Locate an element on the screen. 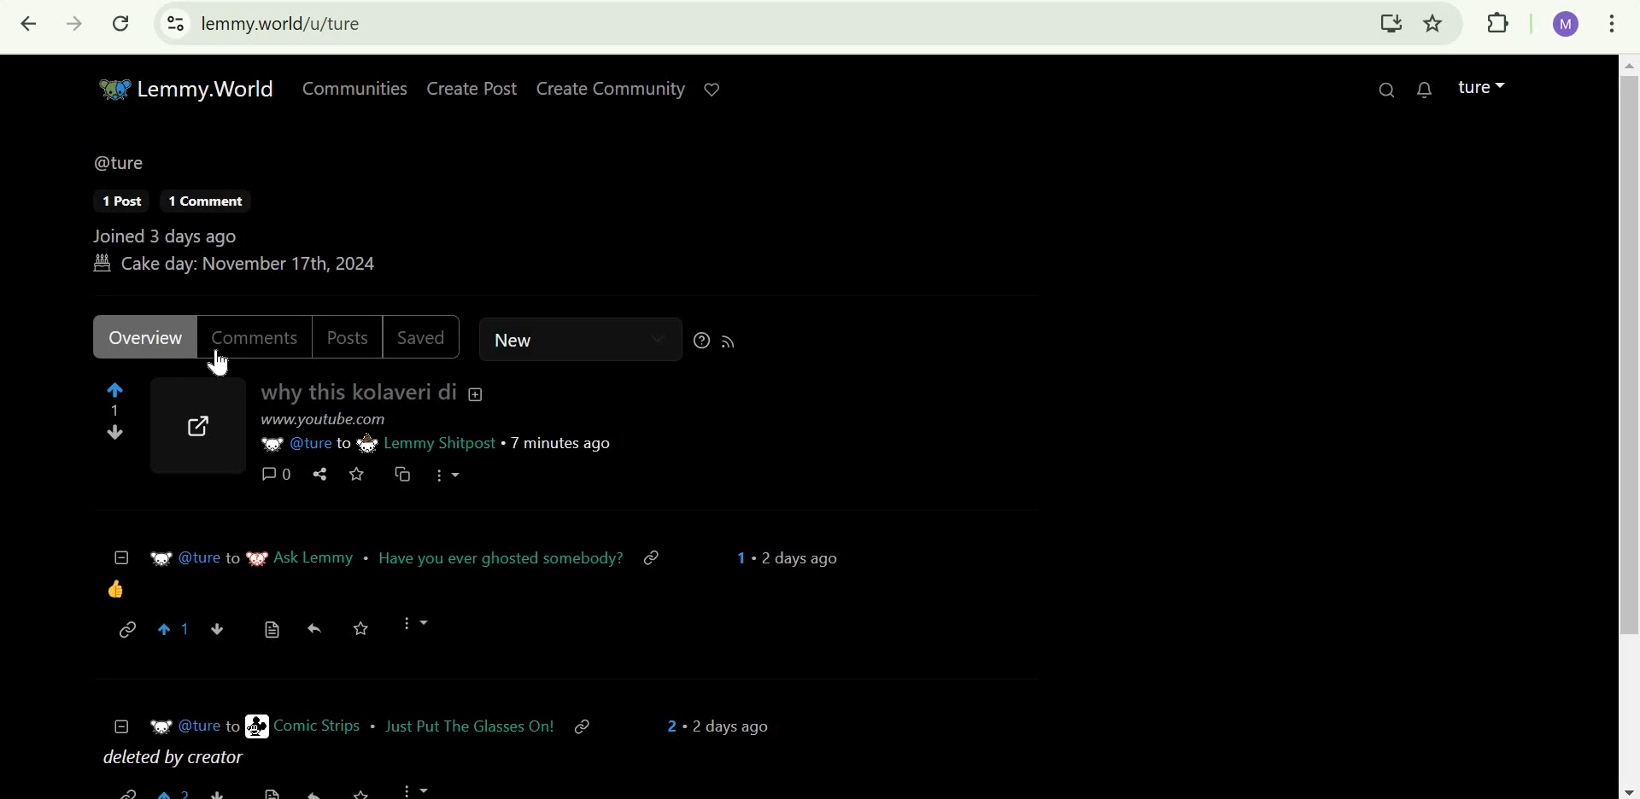 This screenshot has width=1640, height=799. more is located at coordinates (445, 476).